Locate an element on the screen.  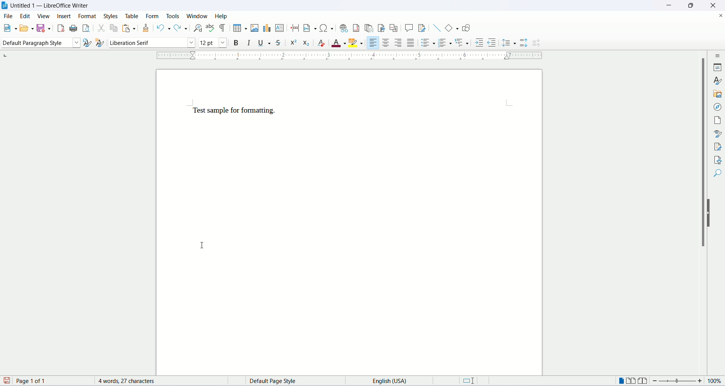
help is located at coordinates (221, 16).